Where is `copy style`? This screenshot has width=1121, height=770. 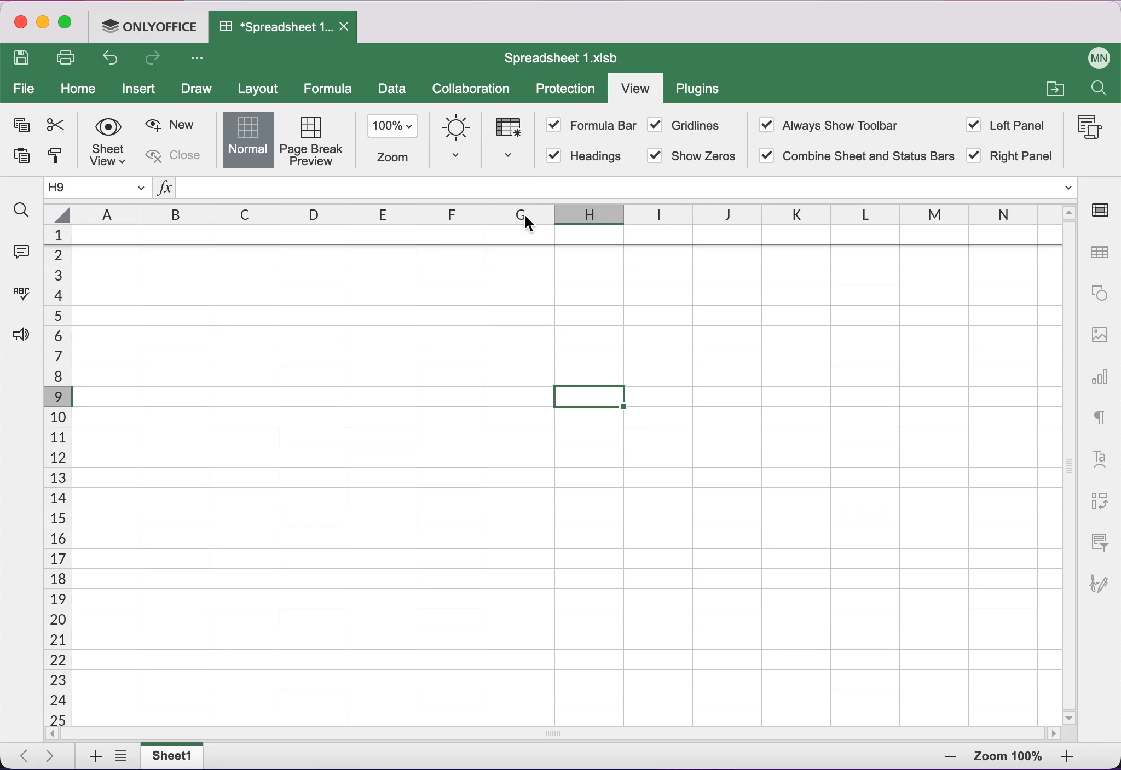
copy style is located at coordinates (59, 159).